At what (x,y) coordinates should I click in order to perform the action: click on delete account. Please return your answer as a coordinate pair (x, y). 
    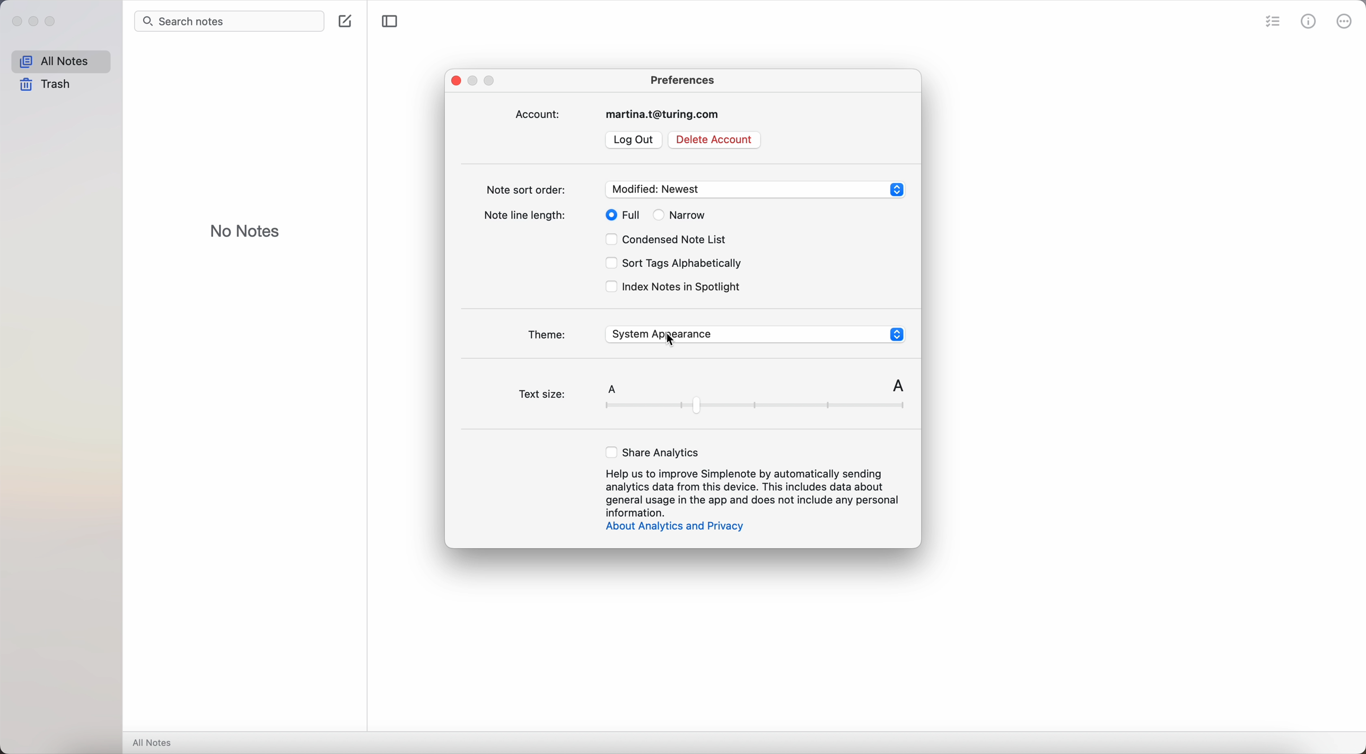
    Looking at the image, I should click on (713, 139).